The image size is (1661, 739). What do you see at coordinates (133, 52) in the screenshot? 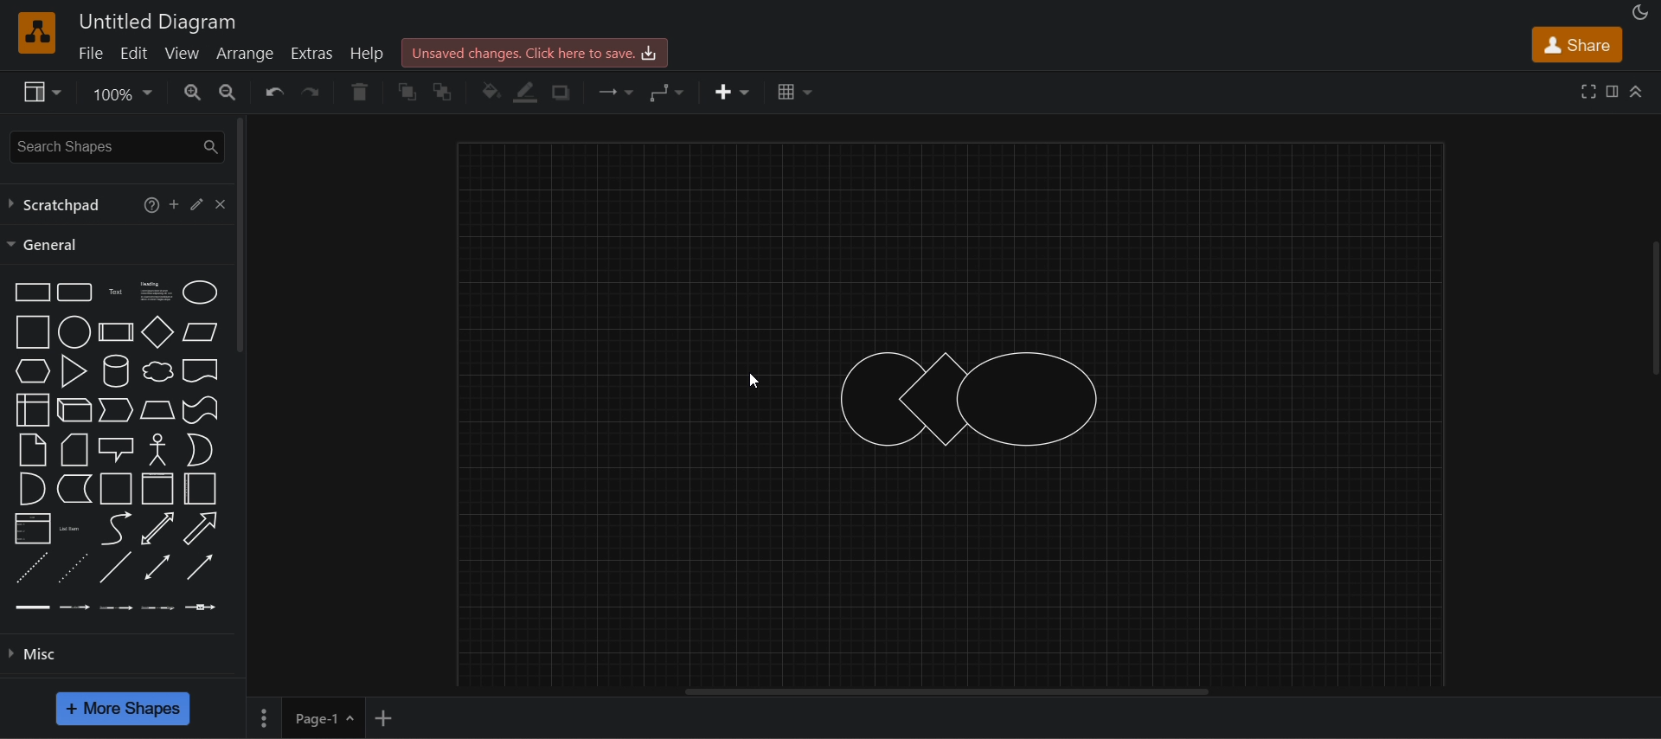
I see `edit` at bounding box center [133, 52].